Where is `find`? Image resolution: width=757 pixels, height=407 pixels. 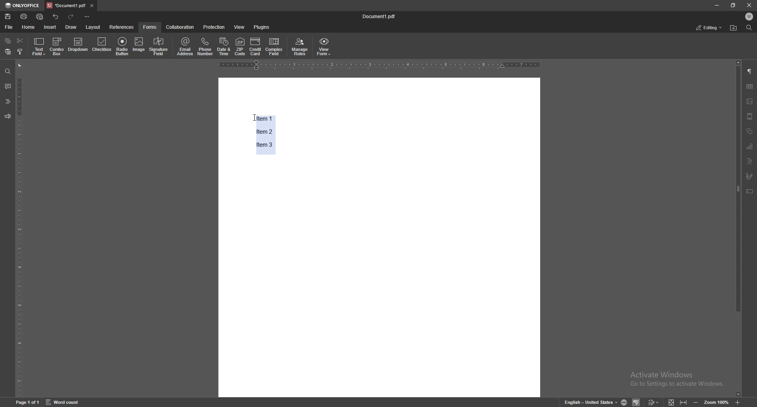
find is located at coordinates (749, 28).